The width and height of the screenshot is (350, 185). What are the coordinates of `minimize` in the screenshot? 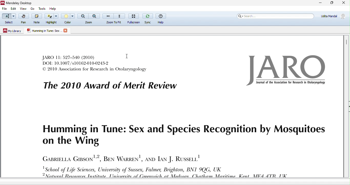 It's located at (320, 3).